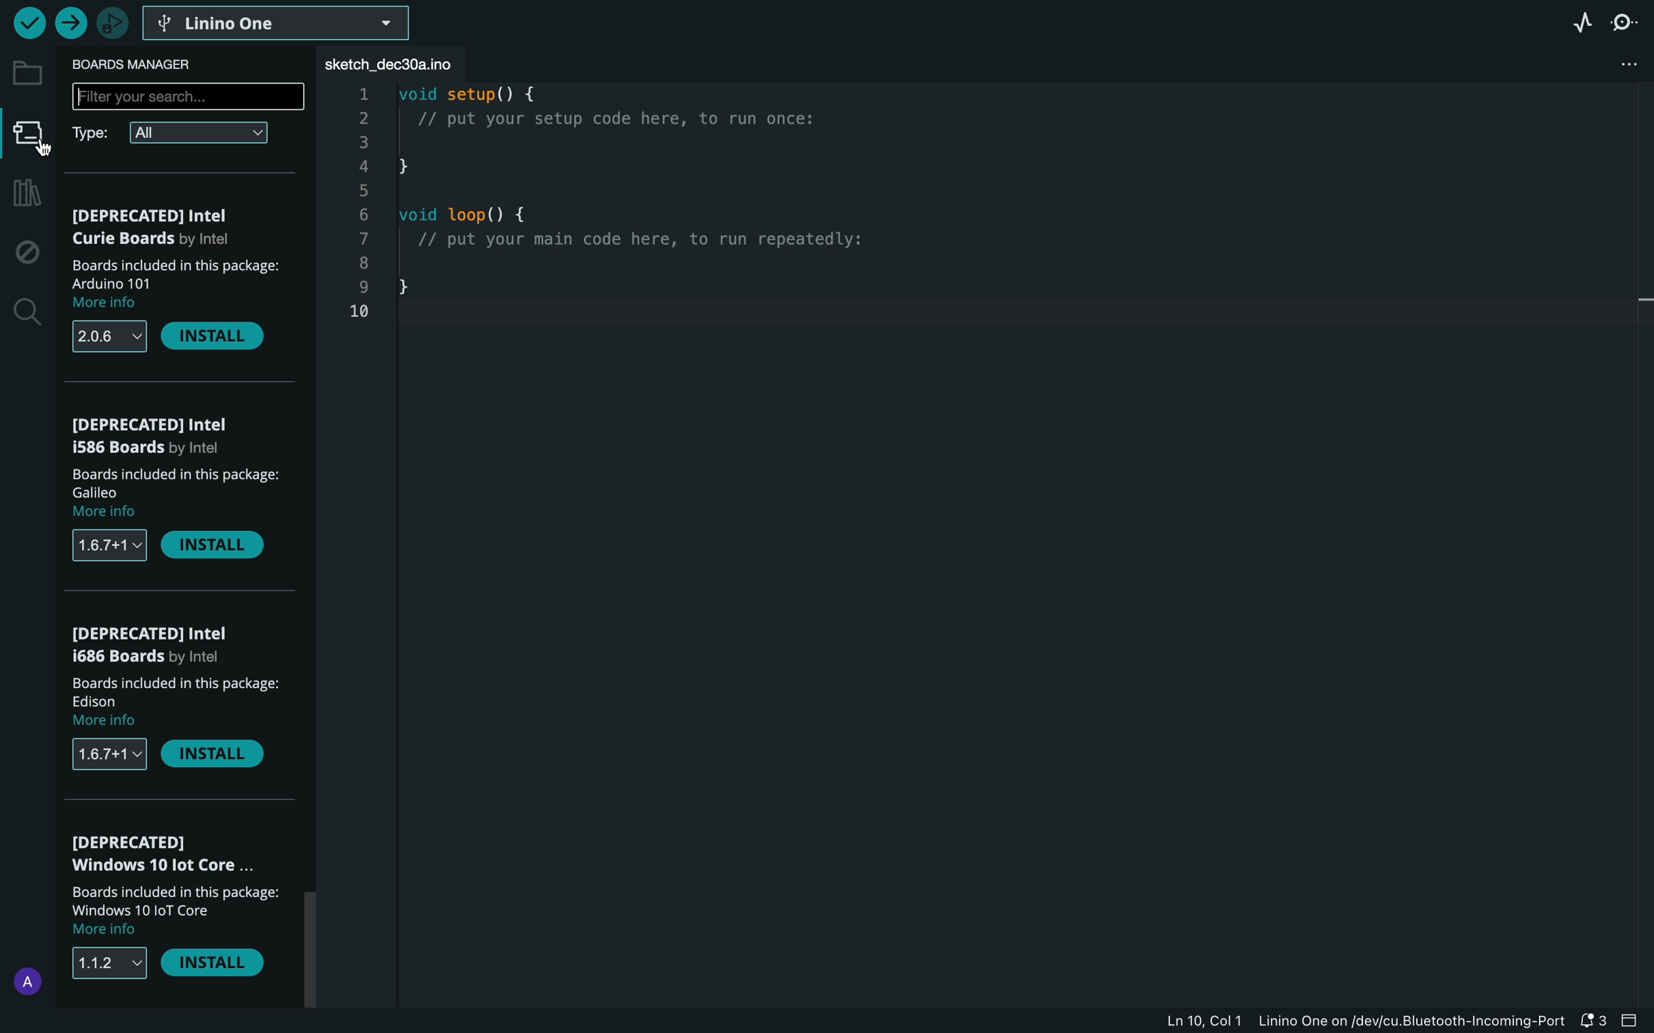 The height and width of the screenshot is (1033, 1654). Describe the element at coordinates (24, 195) in the screenshot. I see `library manager` at that location.